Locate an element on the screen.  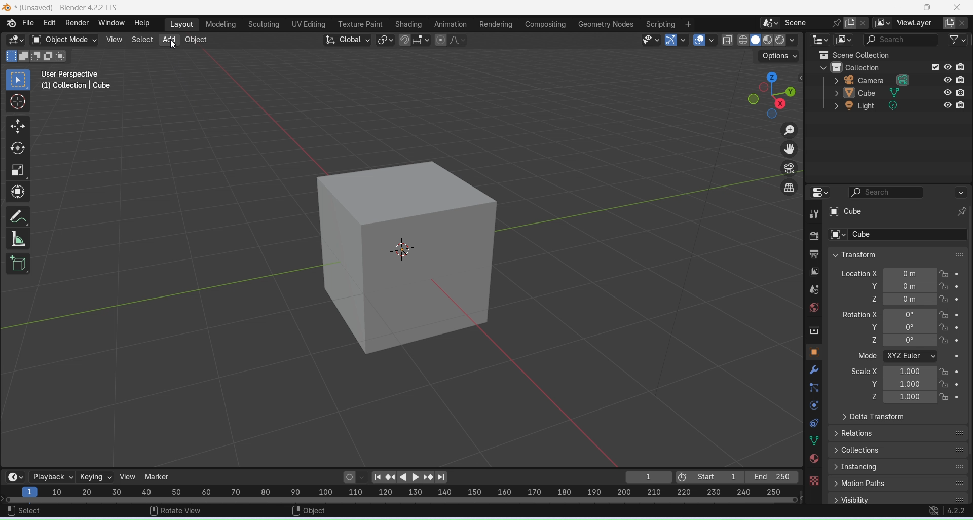
rotate view is located at coordinates (175, 510).